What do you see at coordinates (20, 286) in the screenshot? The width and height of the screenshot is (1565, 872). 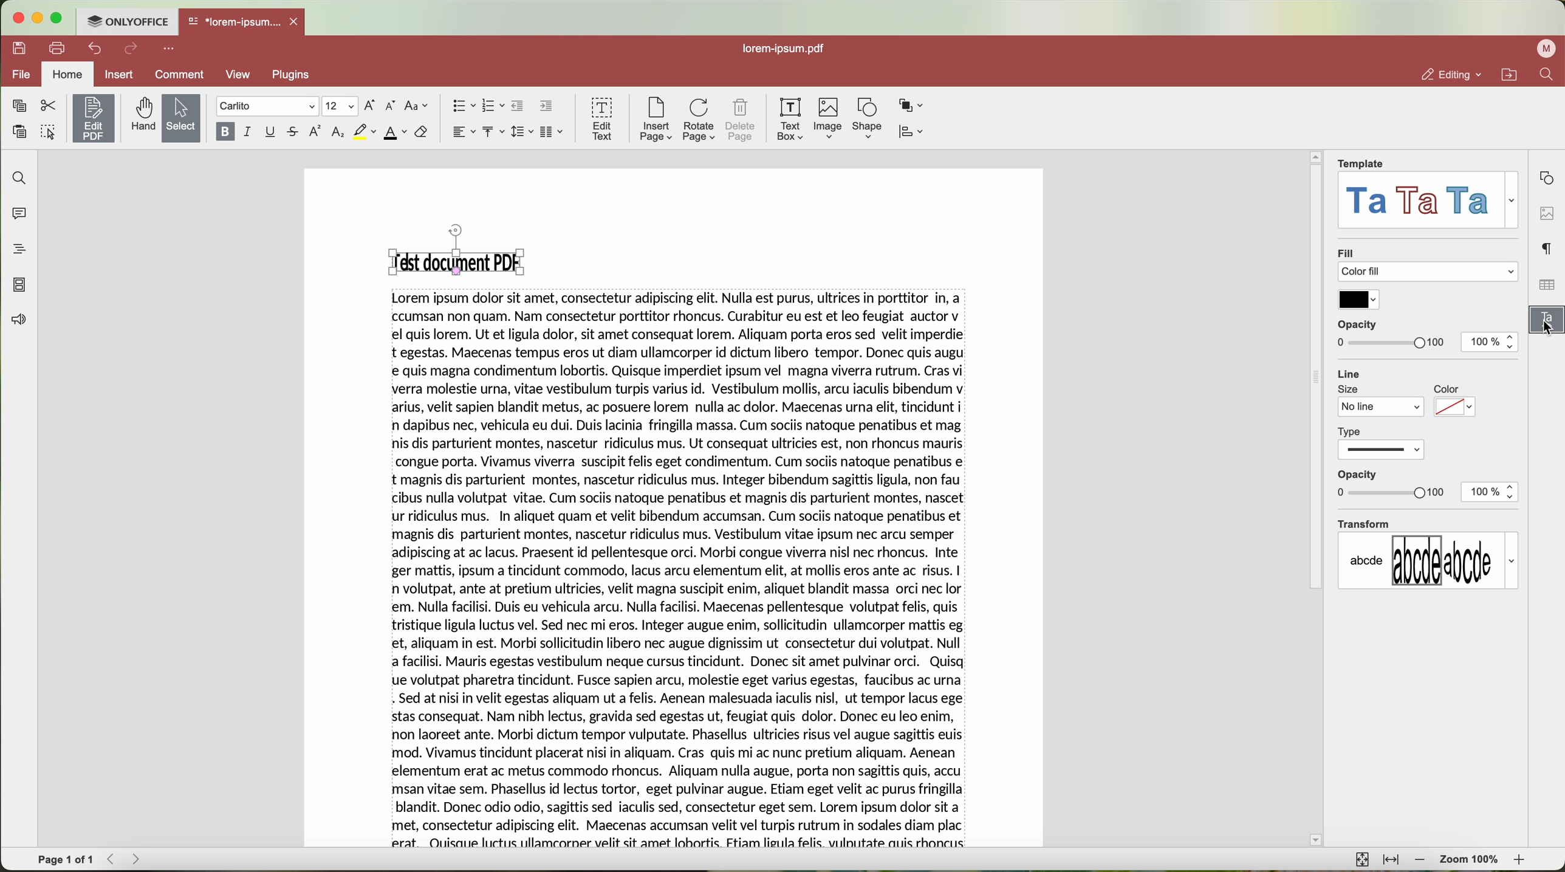 I see `page thumbnails` at bounding box center [20, 286].